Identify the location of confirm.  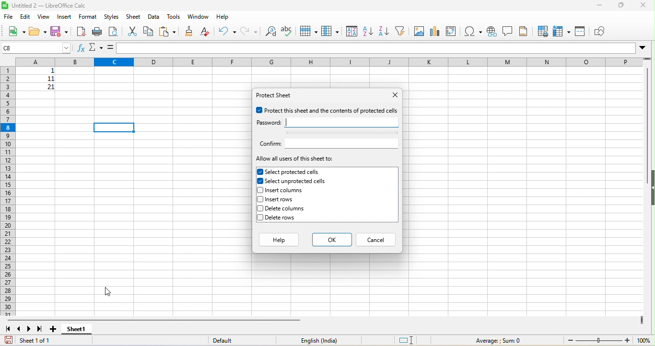
(270, 143).